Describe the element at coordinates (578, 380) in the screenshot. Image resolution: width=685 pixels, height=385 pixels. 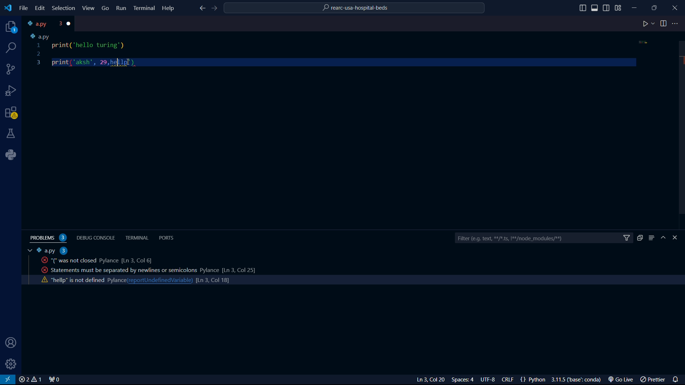
I see `3.1.5` at that location.